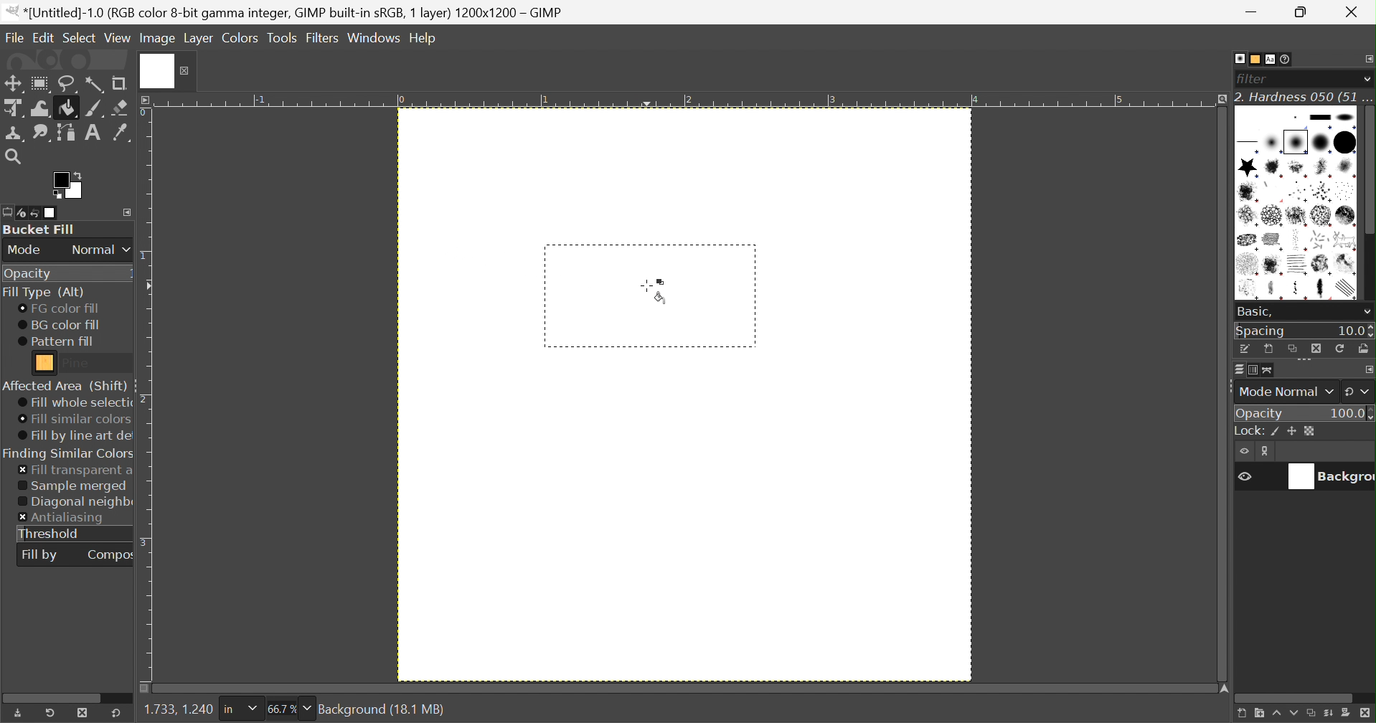 The width and height of the screenshot is (1376, 723). Describe the element at coordinates (1367, 714) in the screenshot. I see `Delete this layer` at that location.